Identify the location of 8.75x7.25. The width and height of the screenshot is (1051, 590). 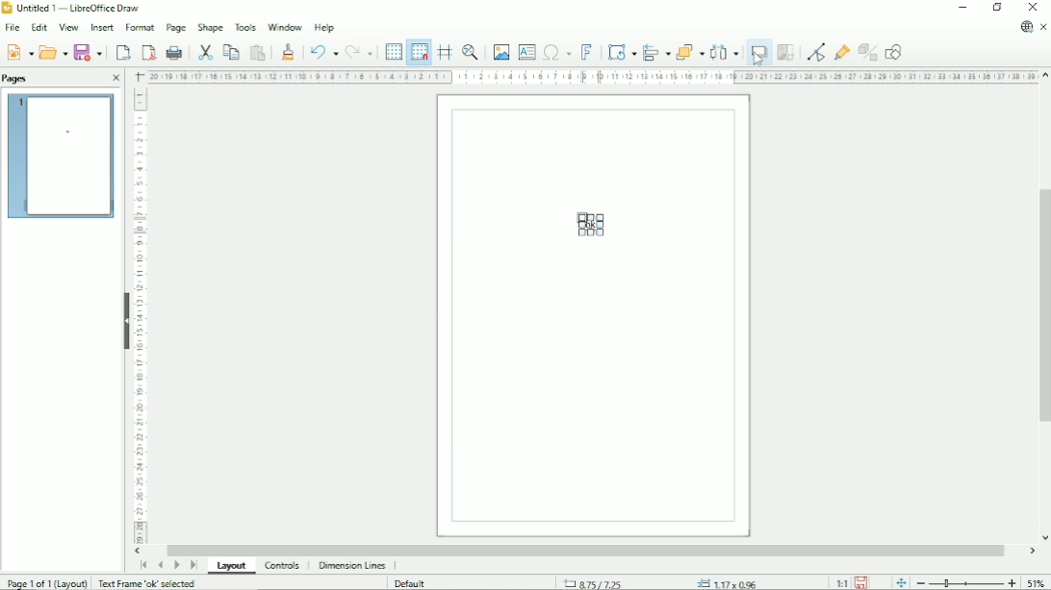
(594, 582).